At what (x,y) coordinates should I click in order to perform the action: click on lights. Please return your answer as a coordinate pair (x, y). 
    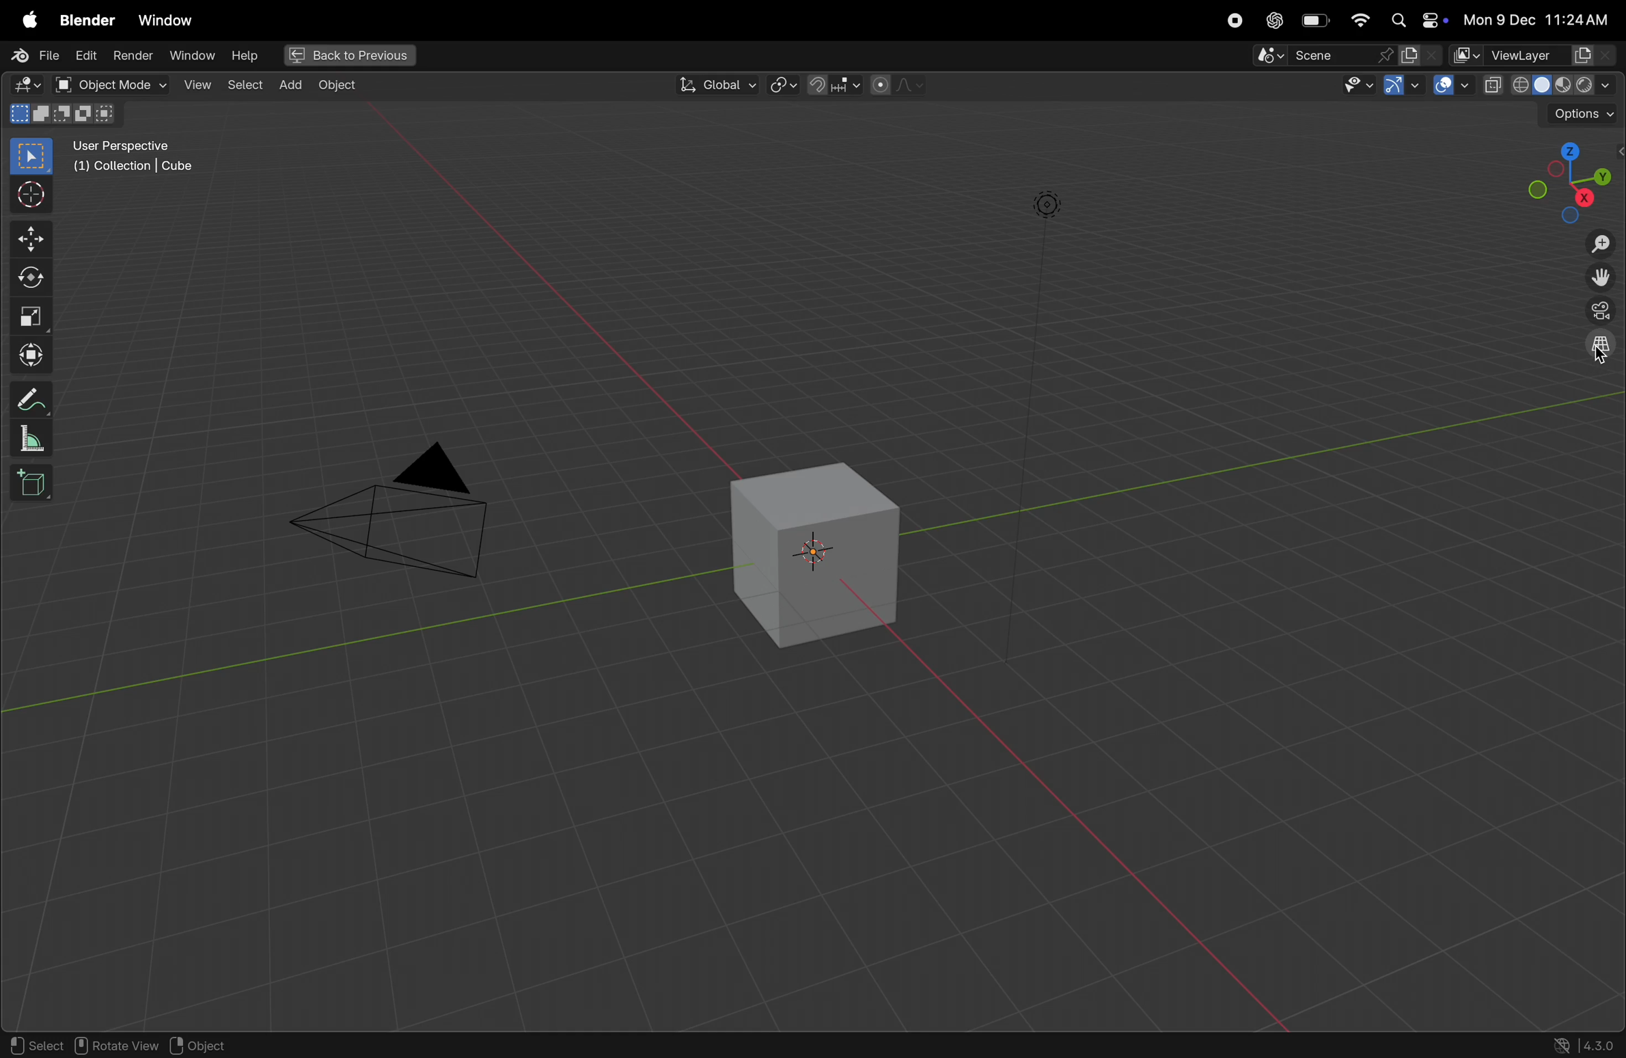
    Looking at the image, I should click on (1041, 202).